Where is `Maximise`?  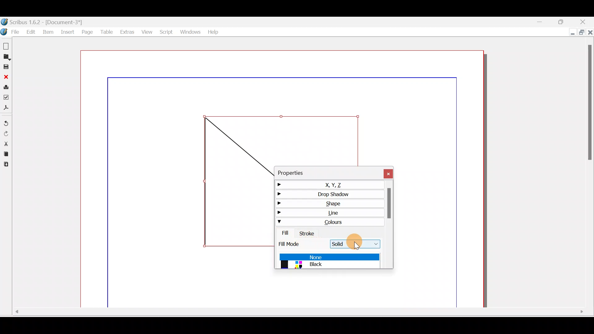 Maximise is located at coordinates (582, 33).